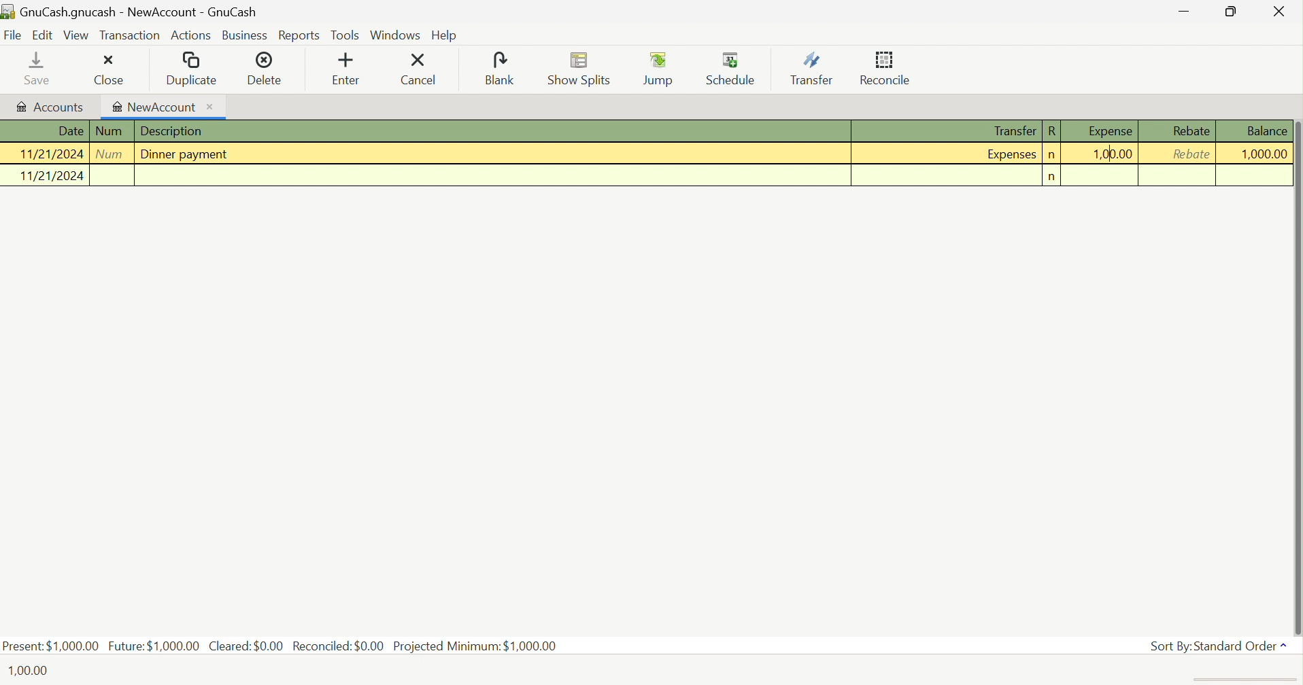 The height and width of the screenshot is (685, 1303). What do you see at coordinates (191, 68) in the screenshot?
I see `Duplicate` at bounding box center [191, 68].